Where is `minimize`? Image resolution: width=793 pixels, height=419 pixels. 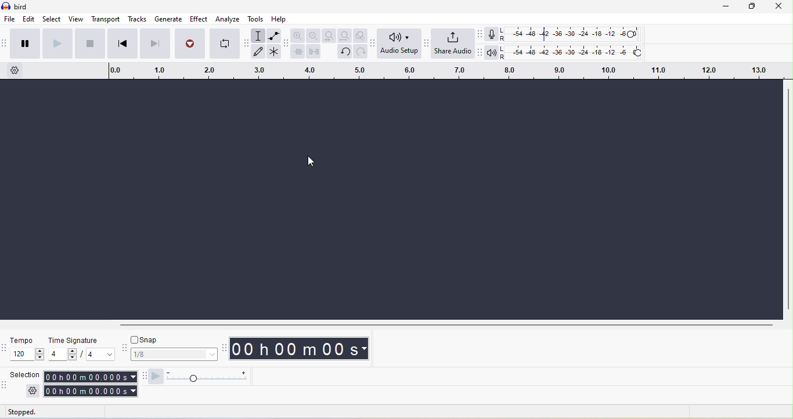
minimize is located at coordinates (726, 8).